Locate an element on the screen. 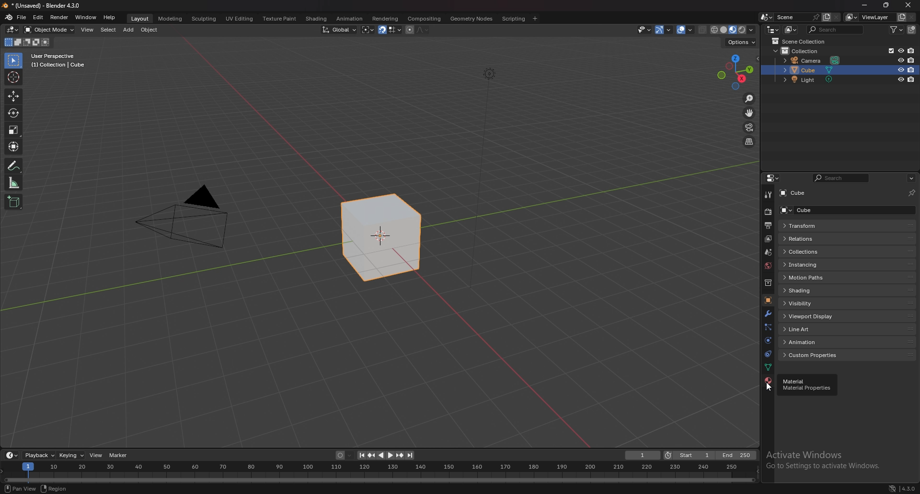 The height and width of the screenshot is (494, 920). filter is located at coordinates (898, 29).